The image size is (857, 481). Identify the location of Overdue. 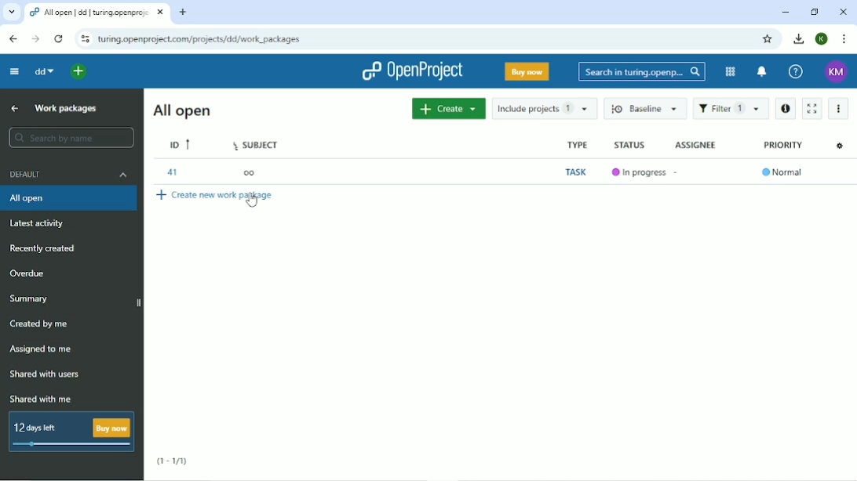
(27, 272).